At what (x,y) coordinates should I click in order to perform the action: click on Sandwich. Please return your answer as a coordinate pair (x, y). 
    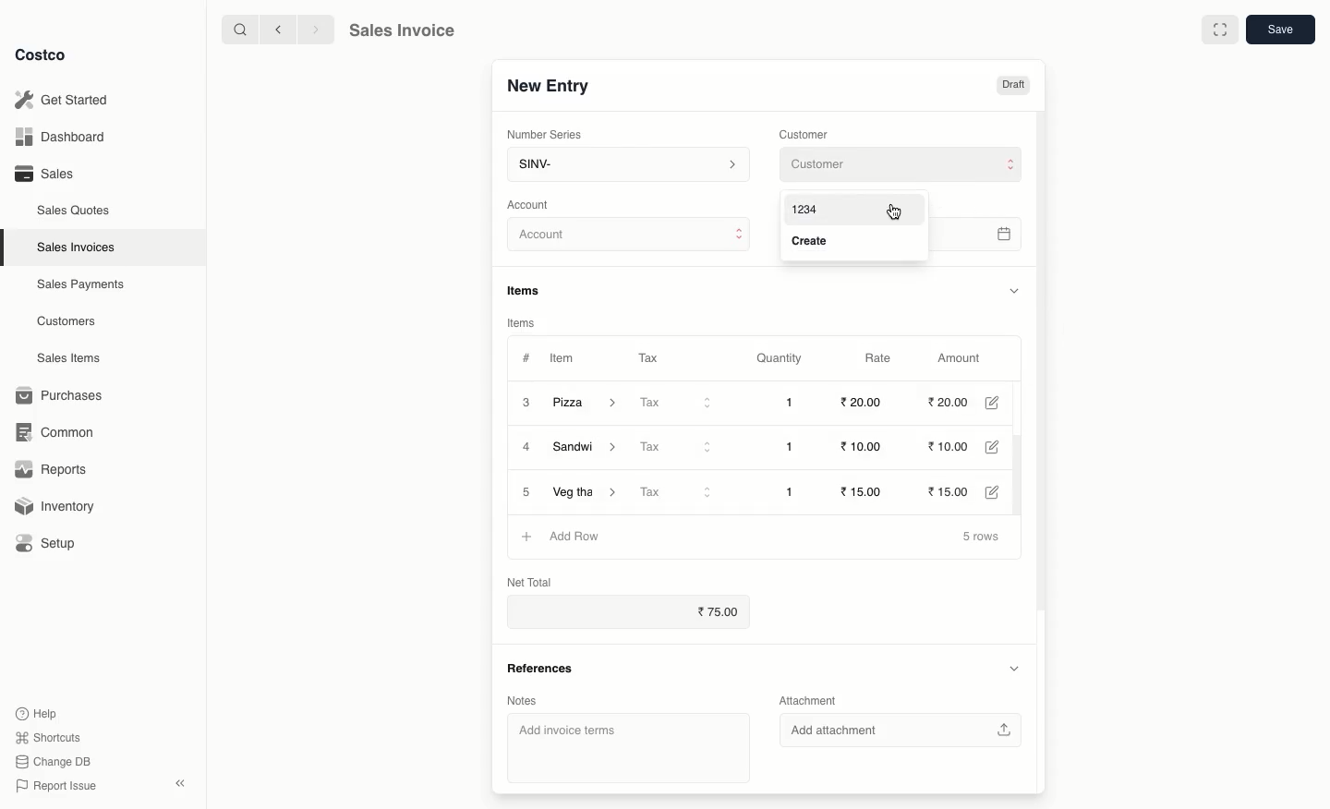
    Looking at the image, I should click on (590, 449).